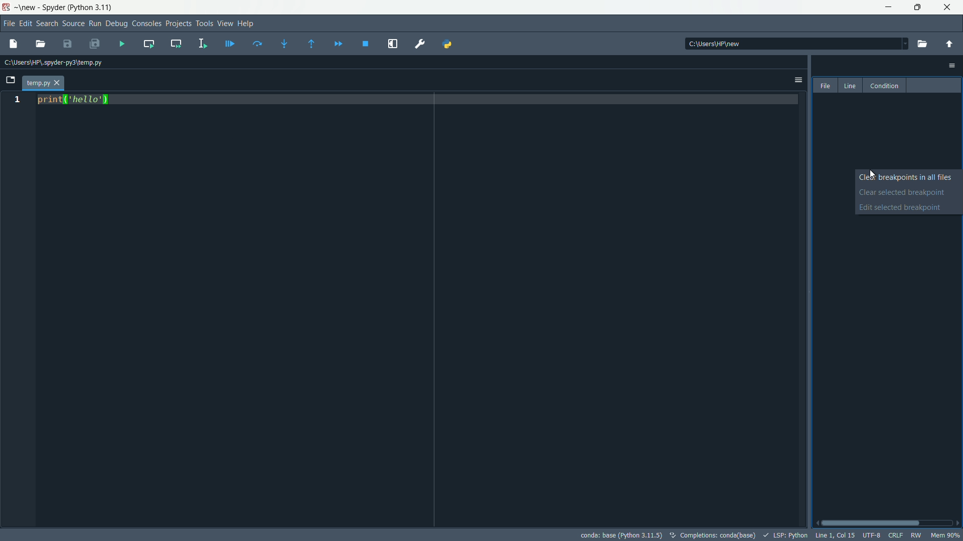  I want to click on file eol status, so click(895, 536).